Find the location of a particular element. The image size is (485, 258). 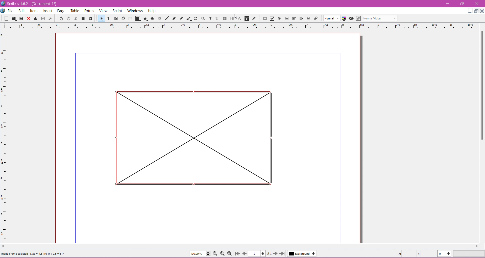

Current Zoom Level is located at coordinates (200, 253).